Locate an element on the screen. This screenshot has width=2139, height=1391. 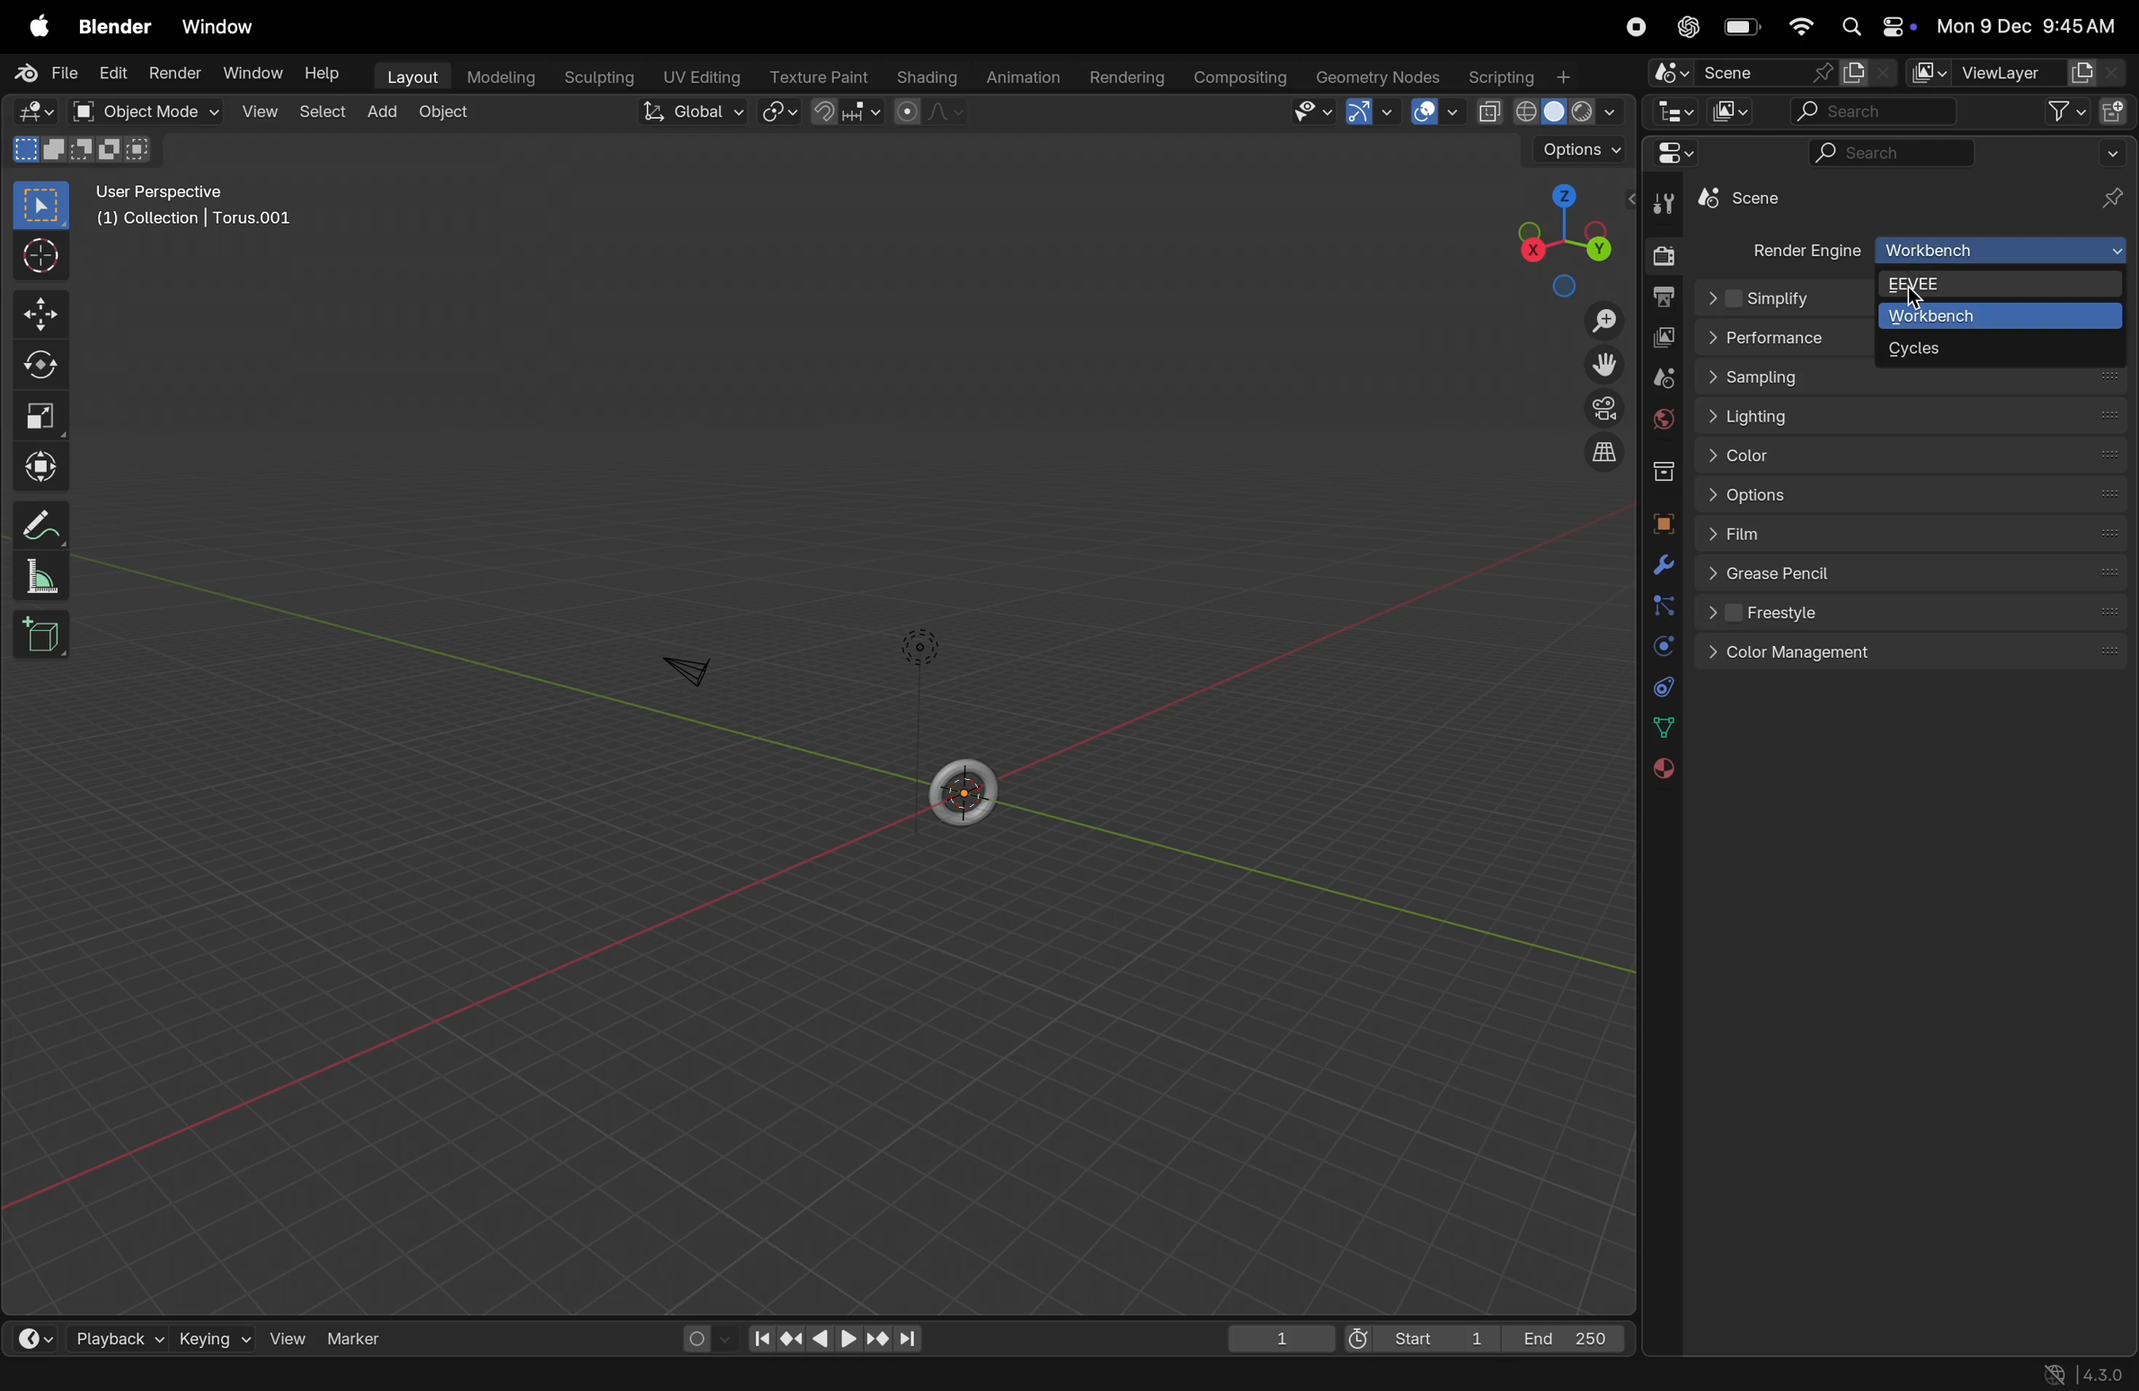
render is located at coordinates (1657, 253).